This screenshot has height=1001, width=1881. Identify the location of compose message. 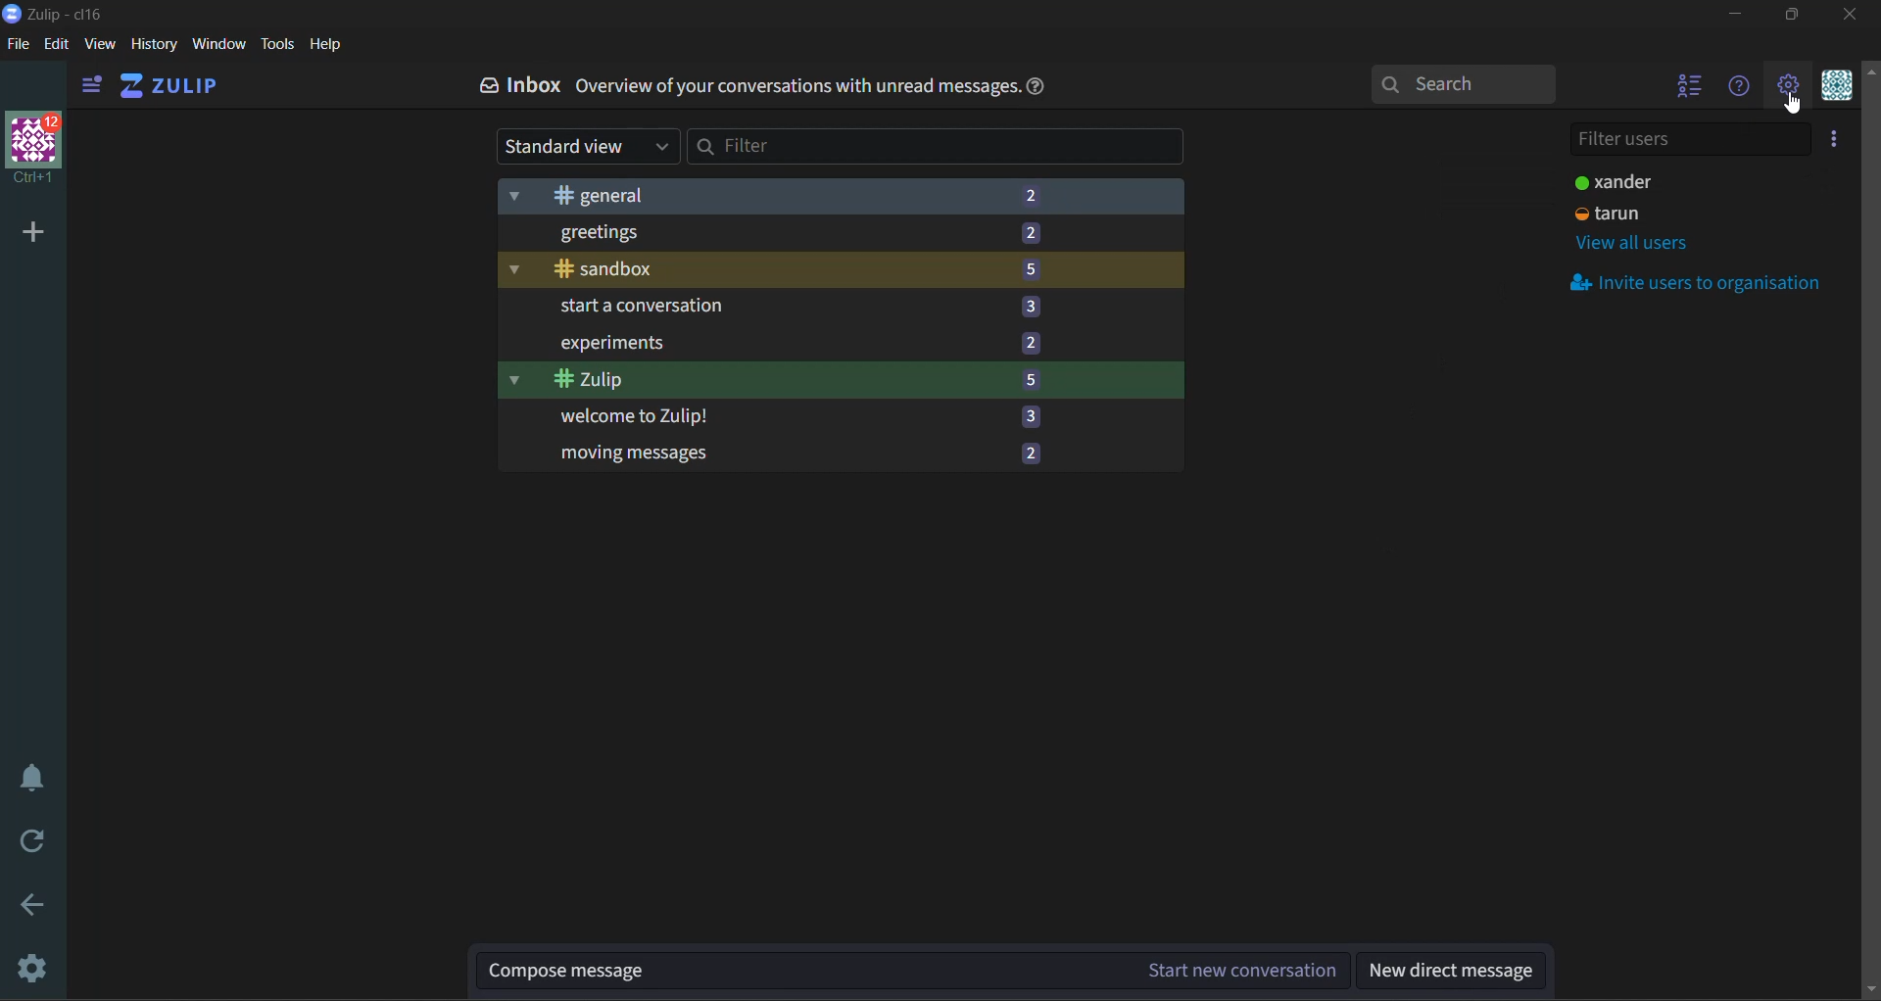
(914, 968).